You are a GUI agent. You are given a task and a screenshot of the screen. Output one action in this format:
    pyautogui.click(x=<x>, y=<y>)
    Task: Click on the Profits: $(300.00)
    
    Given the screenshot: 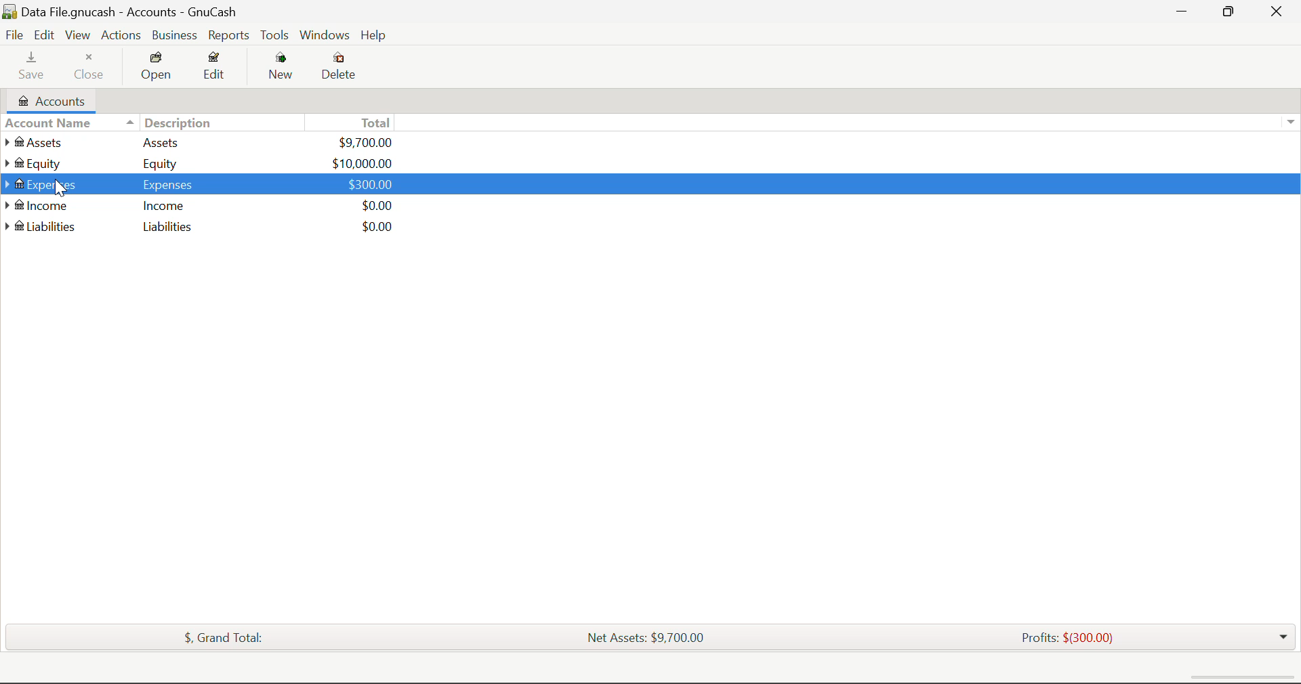 What is the action you would take?
    pyautogui.click(x=1065, y=637)
    